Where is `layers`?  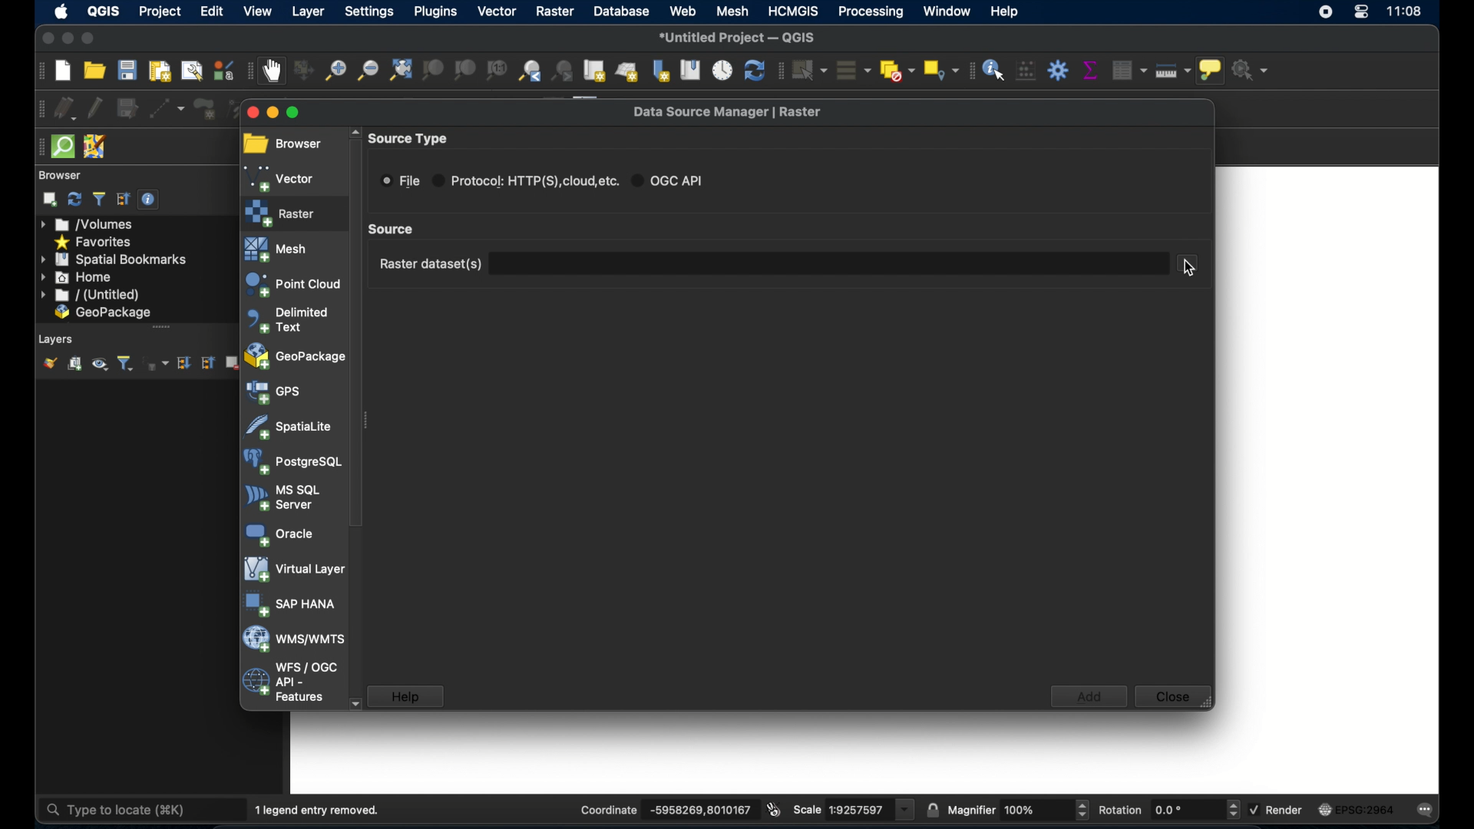 layers is located at coordinates (57, 338).